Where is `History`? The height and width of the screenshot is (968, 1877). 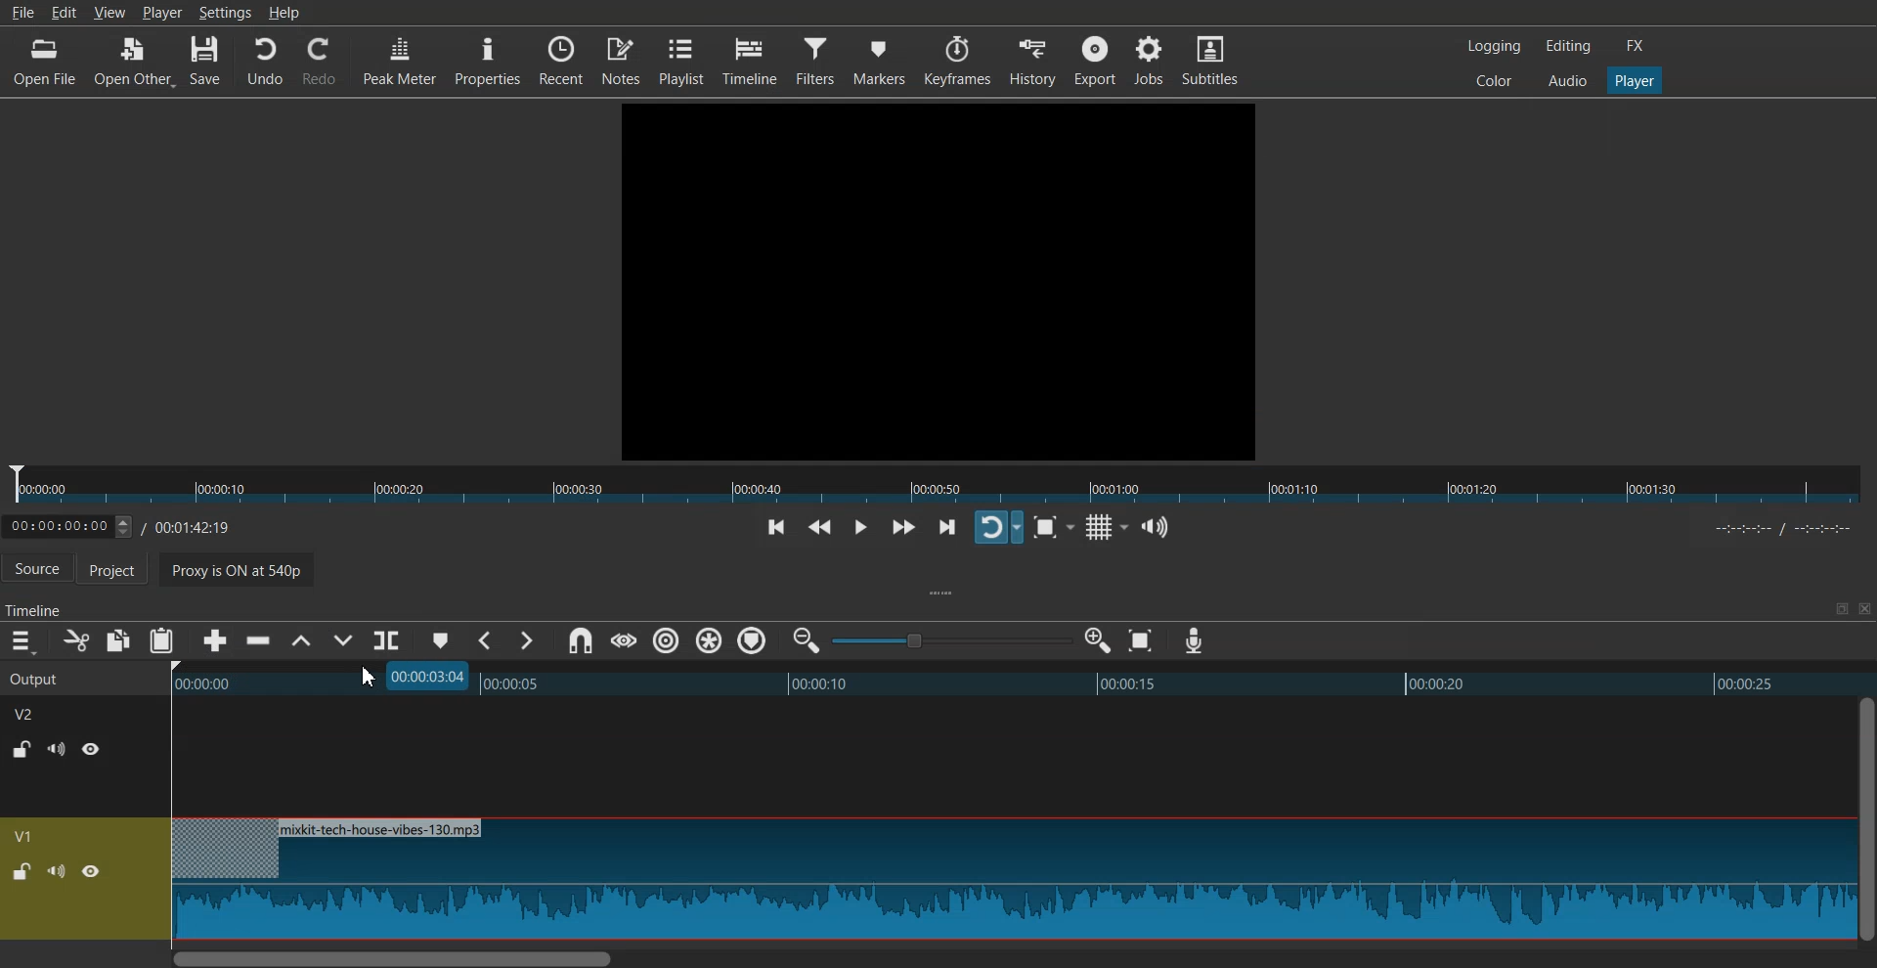
History is located at coordinates (1034, 61).